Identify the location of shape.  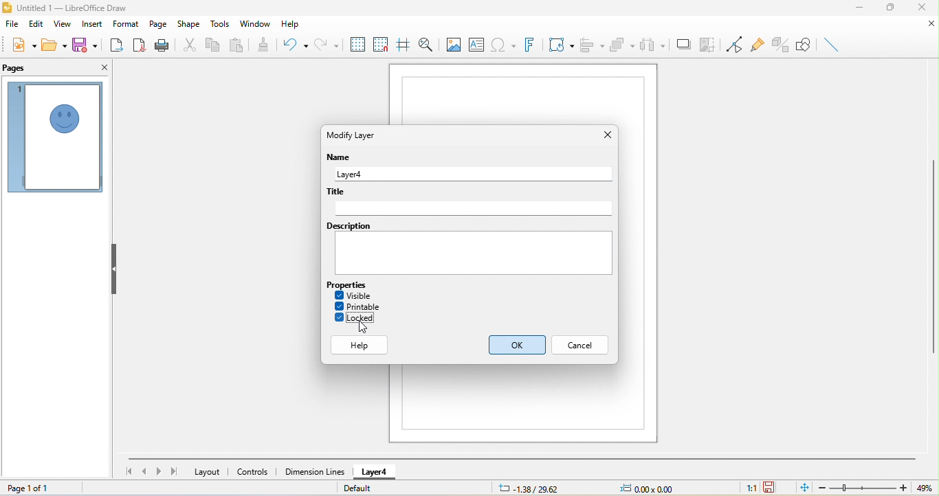
(188, 25).